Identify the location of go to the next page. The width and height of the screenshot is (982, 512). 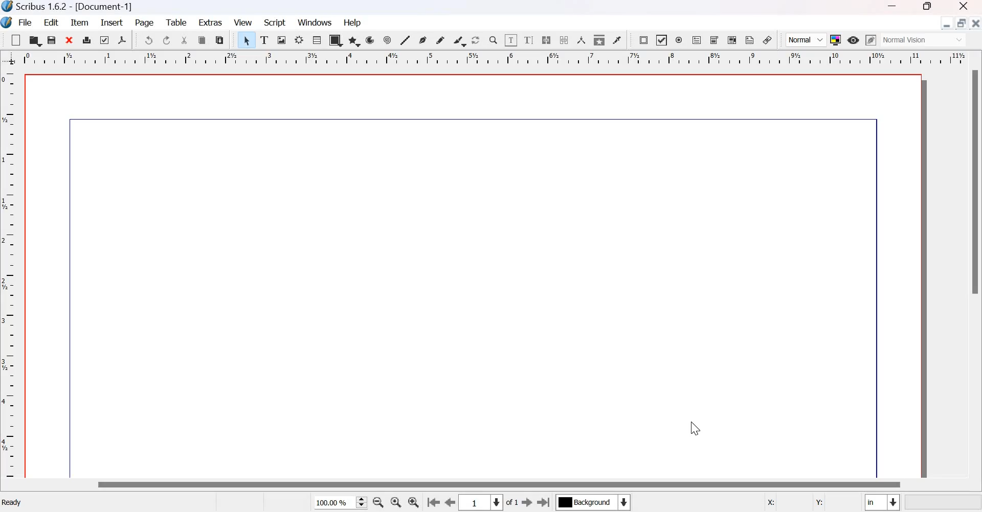
(526, 502).